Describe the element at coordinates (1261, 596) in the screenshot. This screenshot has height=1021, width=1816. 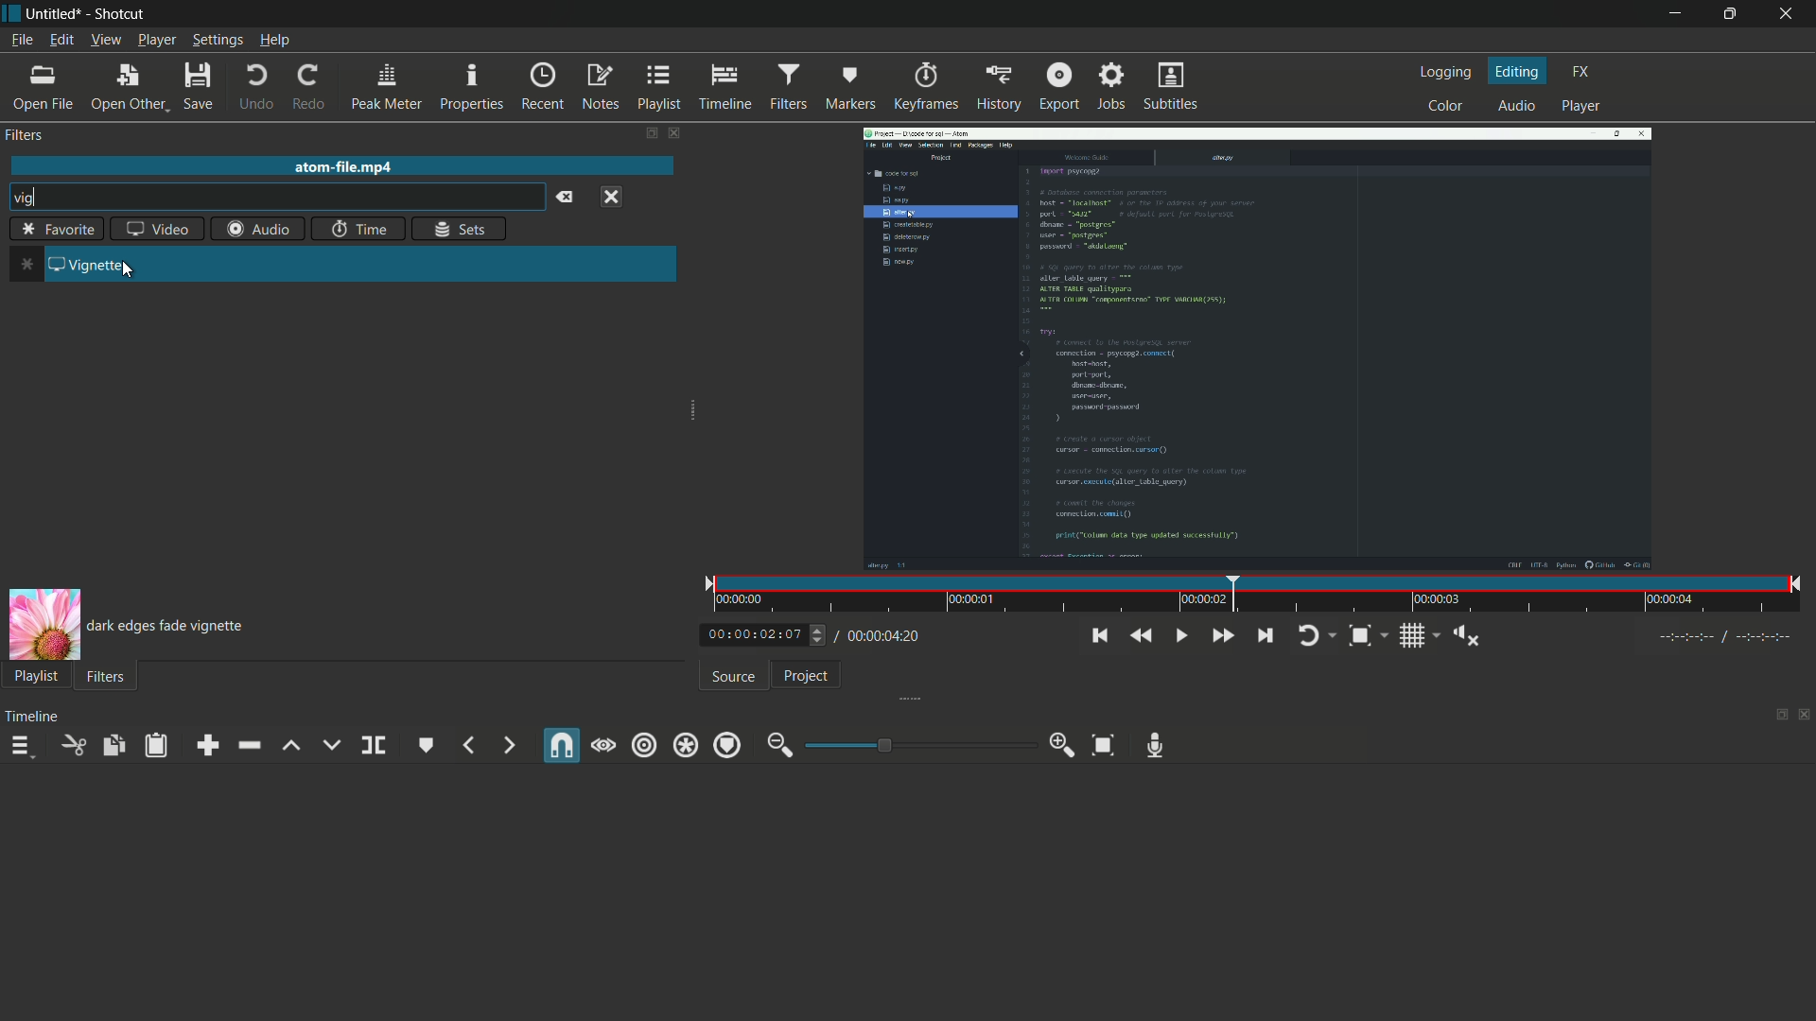
I see `time` at that location.